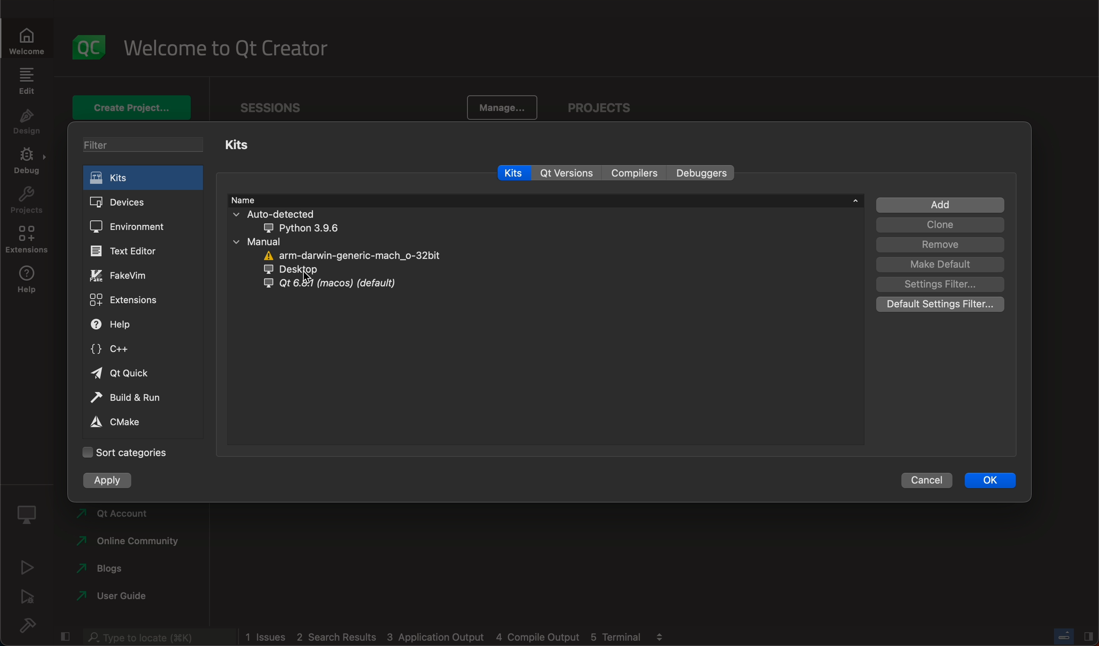  What do you see at coordinates (941, 204) in the screenshot?
I see `add` at bounding box center [941, 204].